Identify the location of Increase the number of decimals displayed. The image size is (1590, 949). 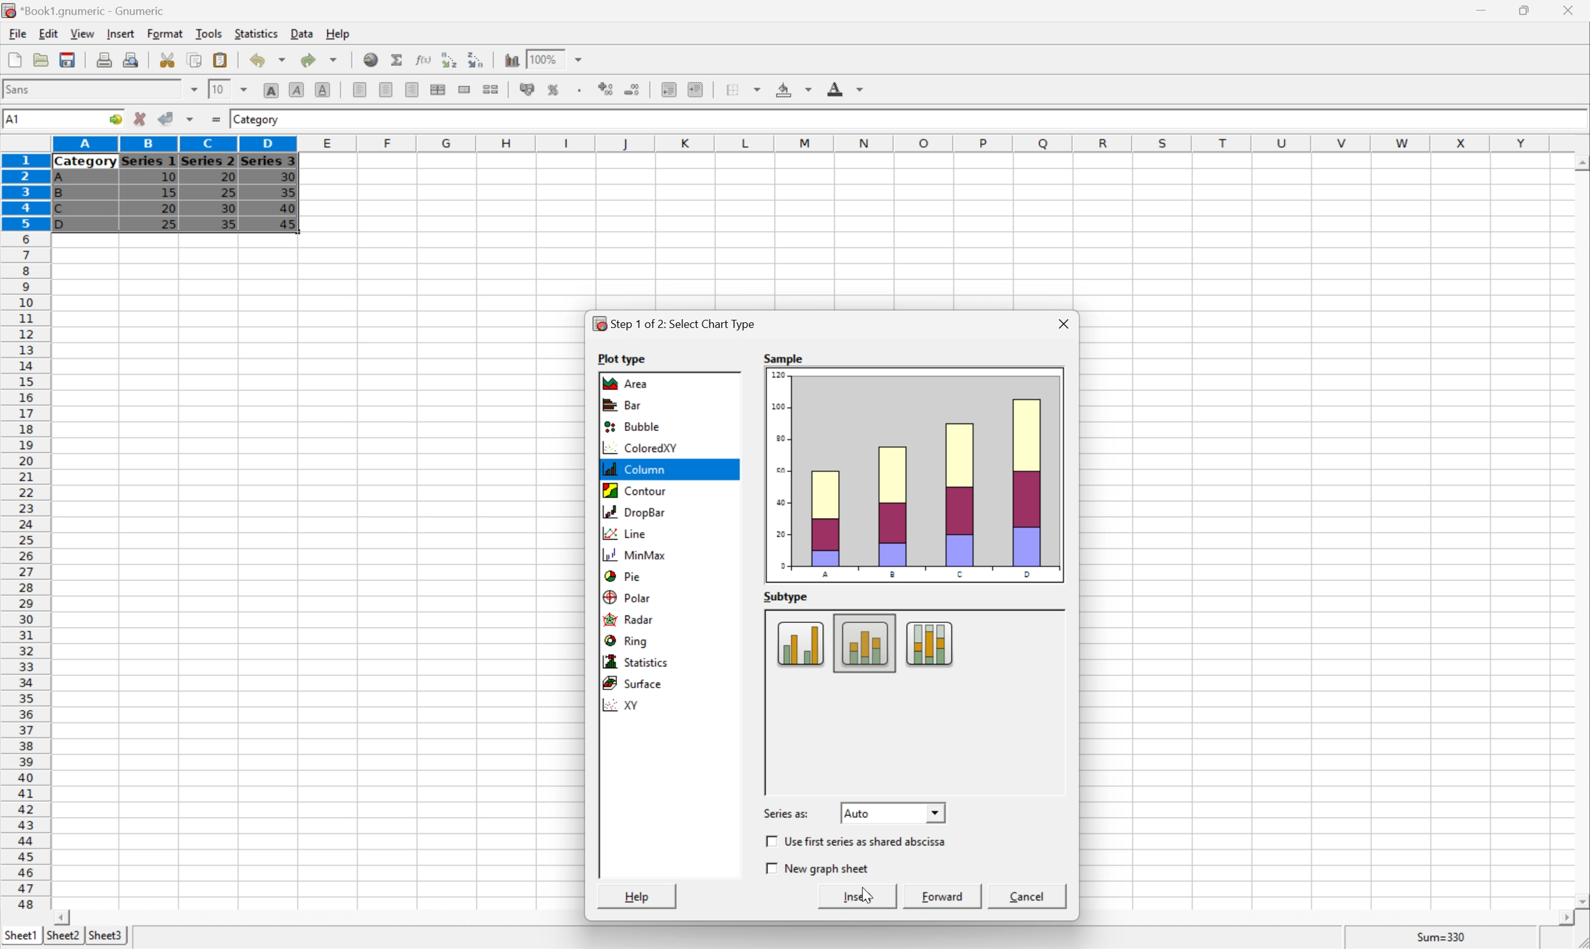
(607, 89).